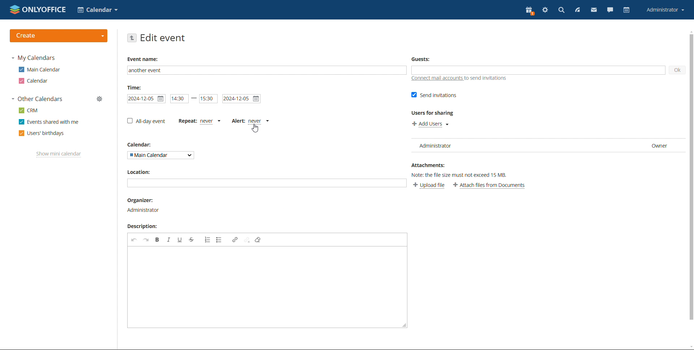 The height and width of the screenshot is (350, 694). Describe the element at coordinates (28, 110) in the screenshot. I see `crm` at that location.